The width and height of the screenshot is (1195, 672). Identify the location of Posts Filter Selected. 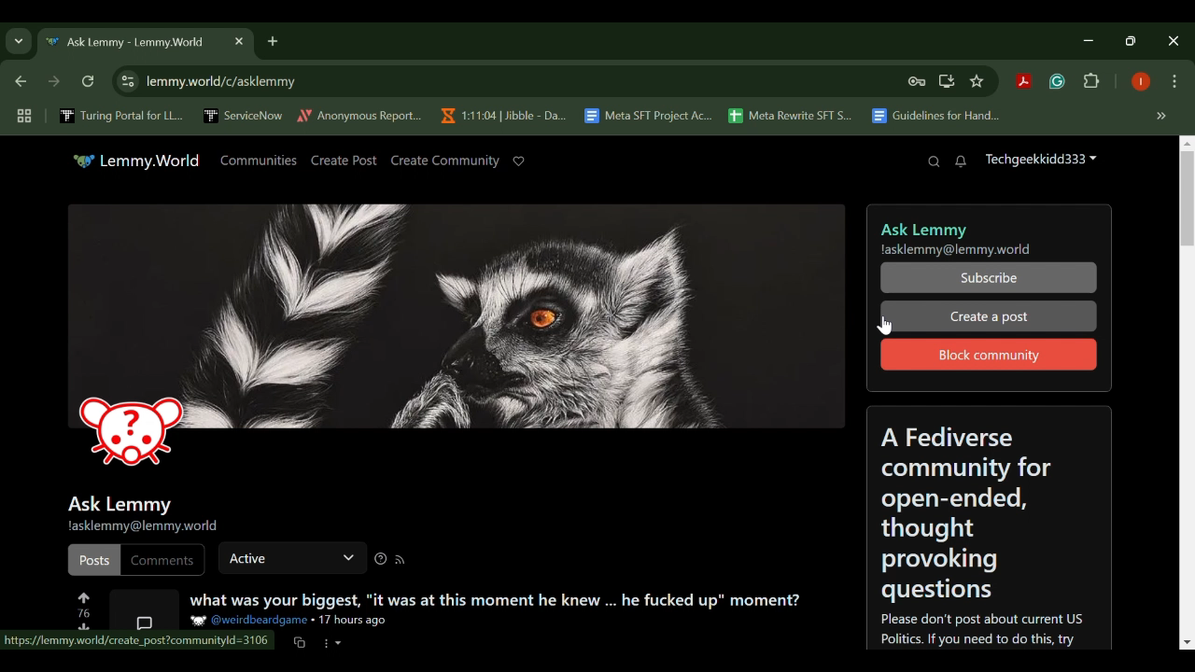
(93, 558).